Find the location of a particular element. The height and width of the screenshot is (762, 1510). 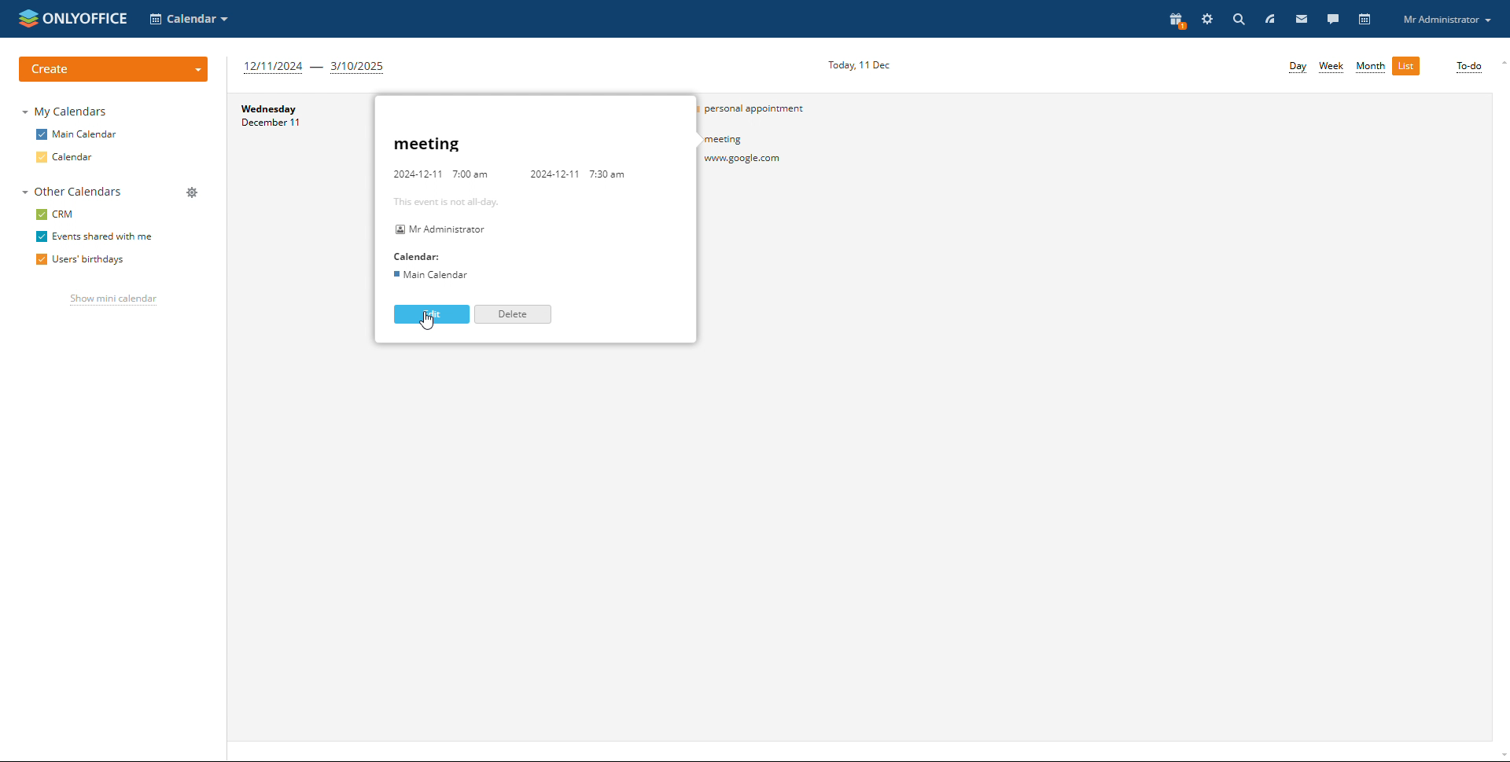

mail is located at coordinates (1302, 19).